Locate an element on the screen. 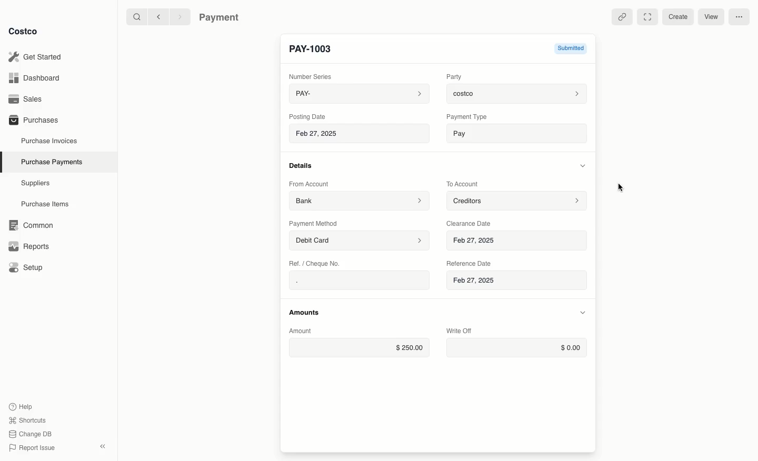 Image resolution: width=758 pixels, height=461 pixels. Get Started is located at coordinates (37, 57).